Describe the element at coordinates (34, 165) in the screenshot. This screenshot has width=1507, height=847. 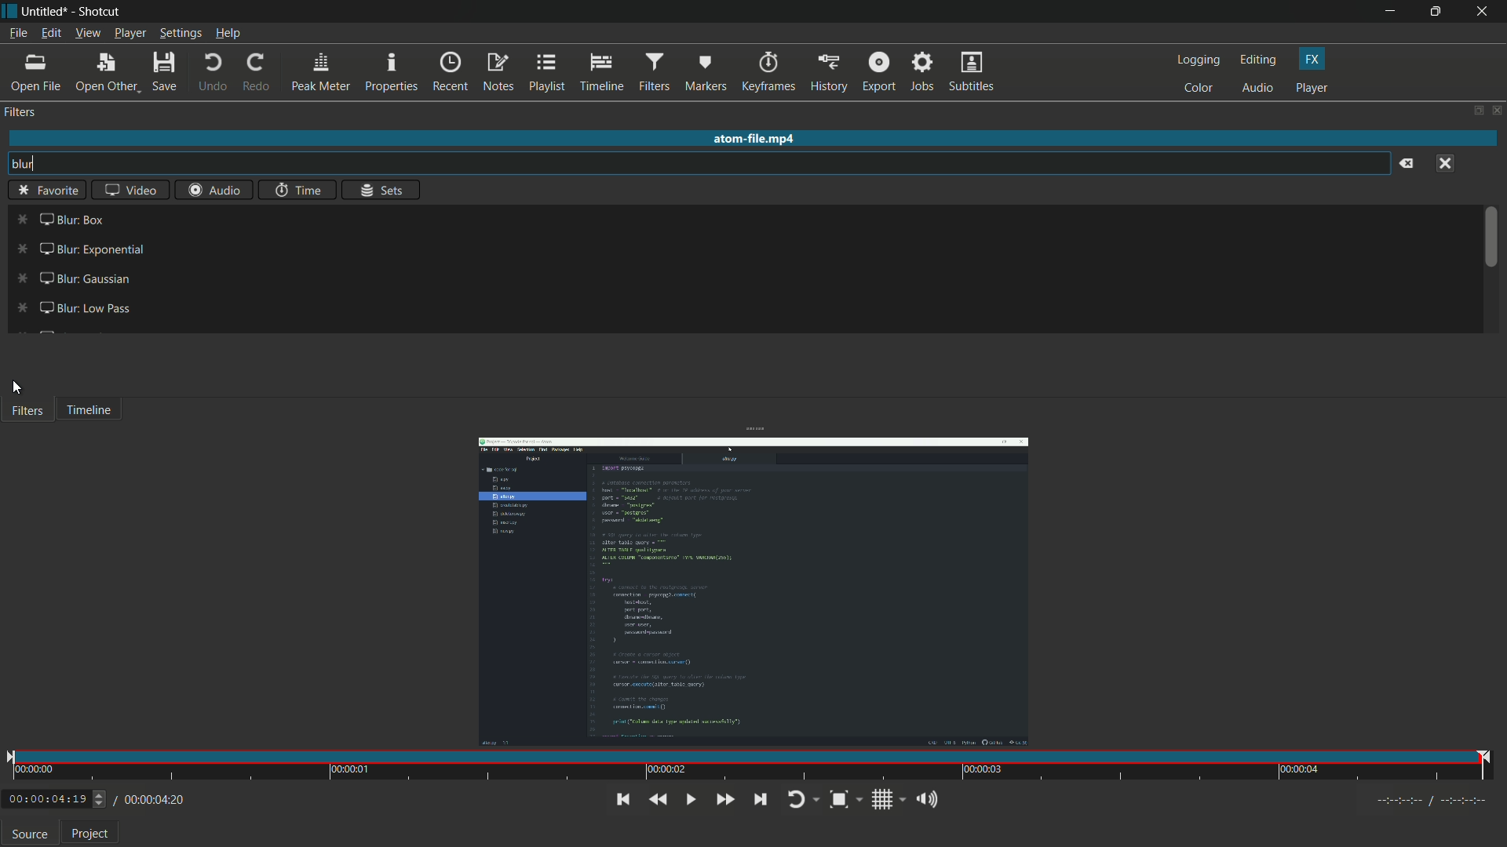
I see `blur (typing)` at that location.